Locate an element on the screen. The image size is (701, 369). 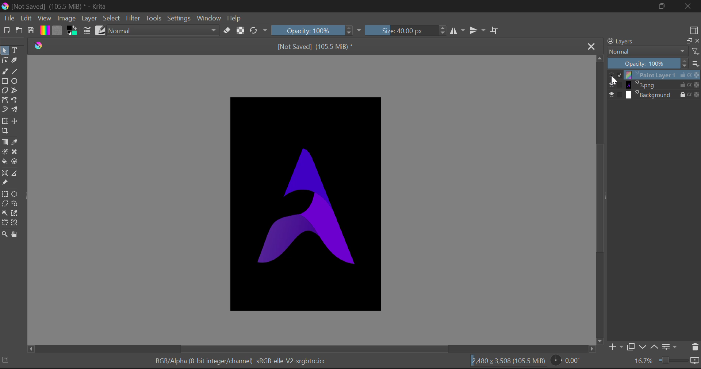
Vertical Mirror Flip is located at coordinates (456, 31).